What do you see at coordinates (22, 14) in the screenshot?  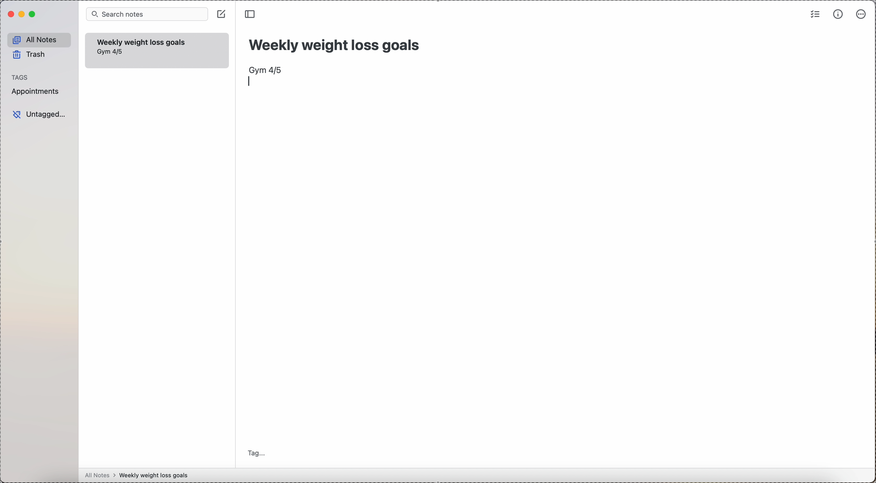 I see `minimize Simplenote` at bounding box center [22, 14].